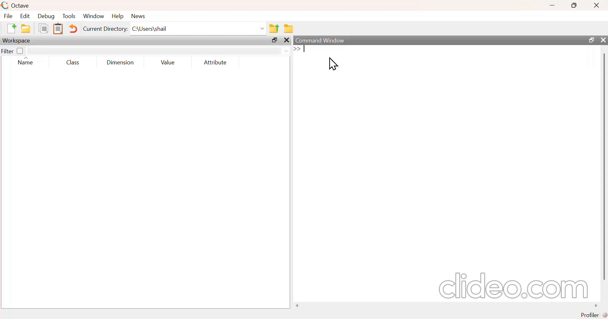  What do you see at coordinates (298, 305) in the screenshot?
I see `move left` at bounding box center [298, 305].